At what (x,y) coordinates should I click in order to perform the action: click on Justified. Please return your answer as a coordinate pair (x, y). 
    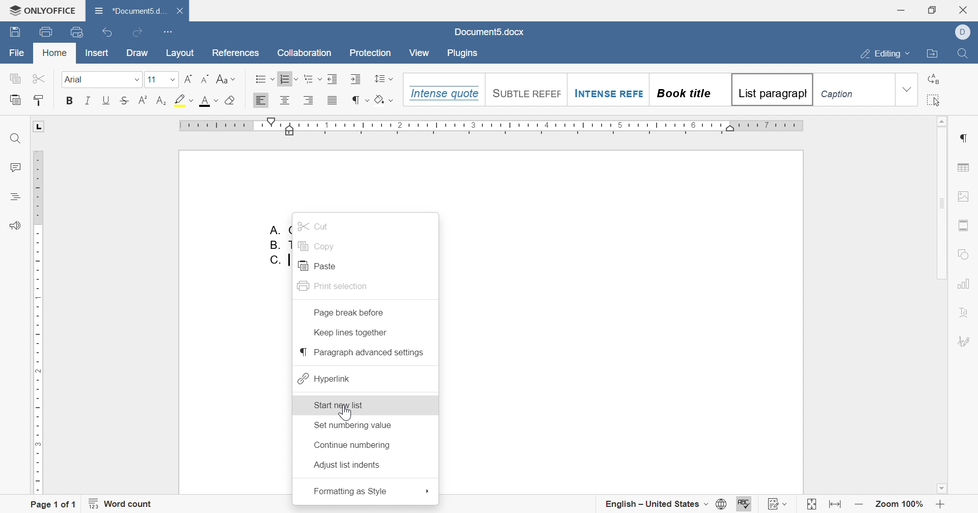
    Looking at the image, I should click on (333, 100).